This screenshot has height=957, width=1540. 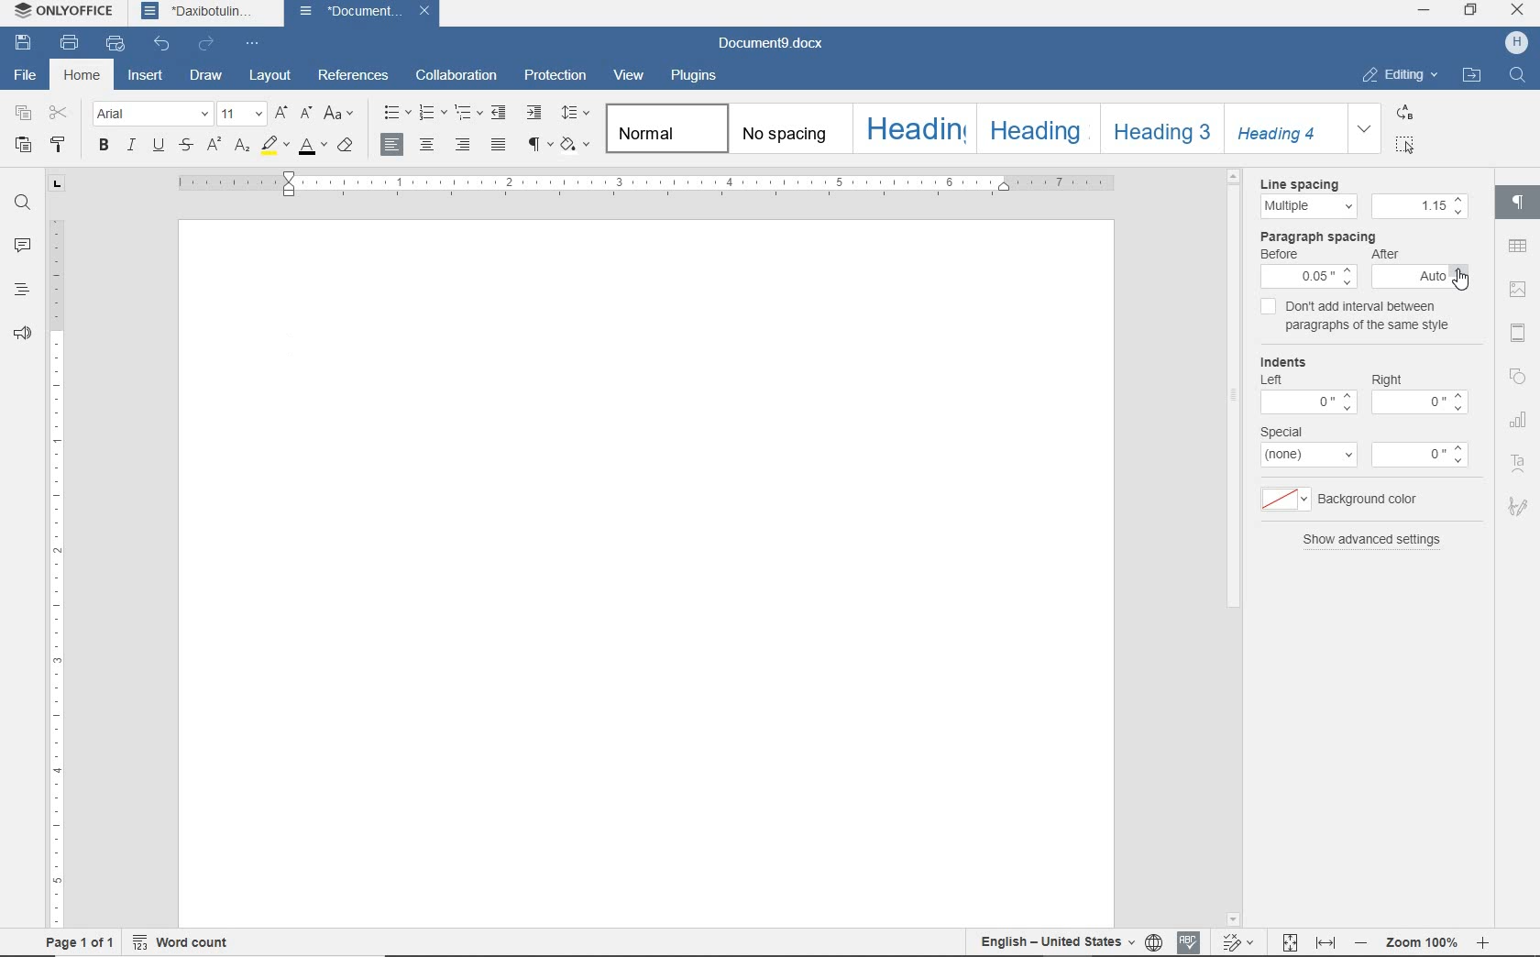 I want to click on bullets, so click(x=394, y=115).